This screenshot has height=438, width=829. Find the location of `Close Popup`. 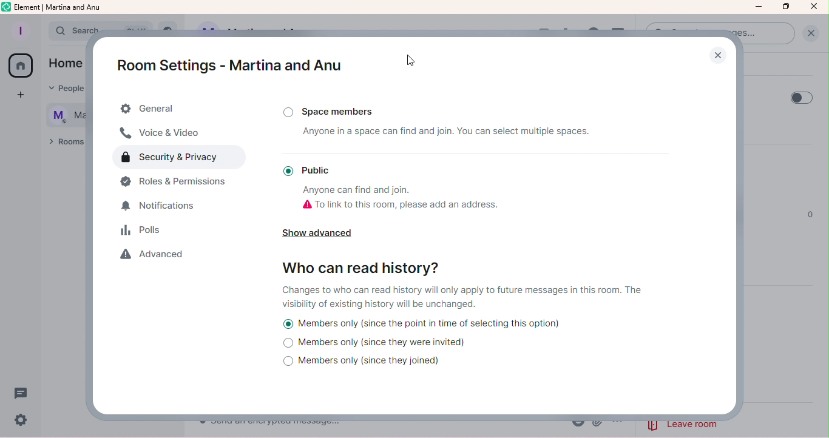

Close Popup is located at coordinates (717, 56).